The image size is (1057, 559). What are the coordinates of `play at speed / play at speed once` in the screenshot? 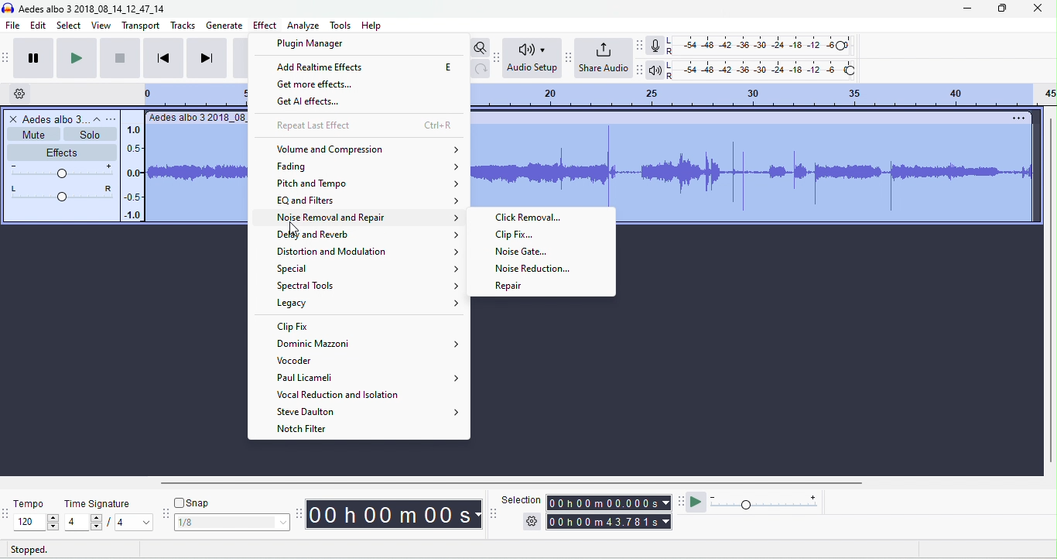 It's located at (696, 503).